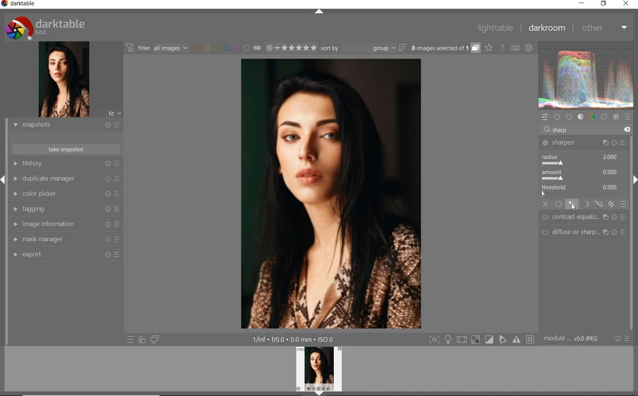  I want to click on show only active modules, so click(558, 116).